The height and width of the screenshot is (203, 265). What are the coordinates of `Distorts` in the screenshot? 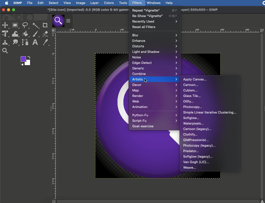 It's located at (155, 46).